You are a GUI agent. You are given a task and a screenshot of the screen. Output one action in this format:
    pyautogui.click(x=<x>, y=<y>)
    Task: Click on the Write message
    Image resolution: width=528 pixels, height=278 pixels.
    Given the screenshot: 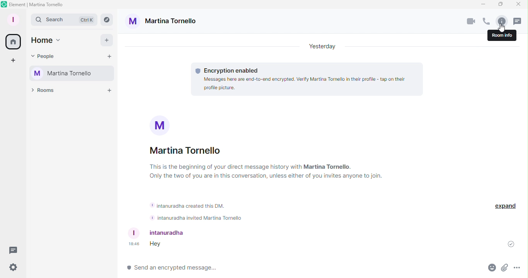 What is the action you would take?
    pyautogui.click(x=305, y=268)
    